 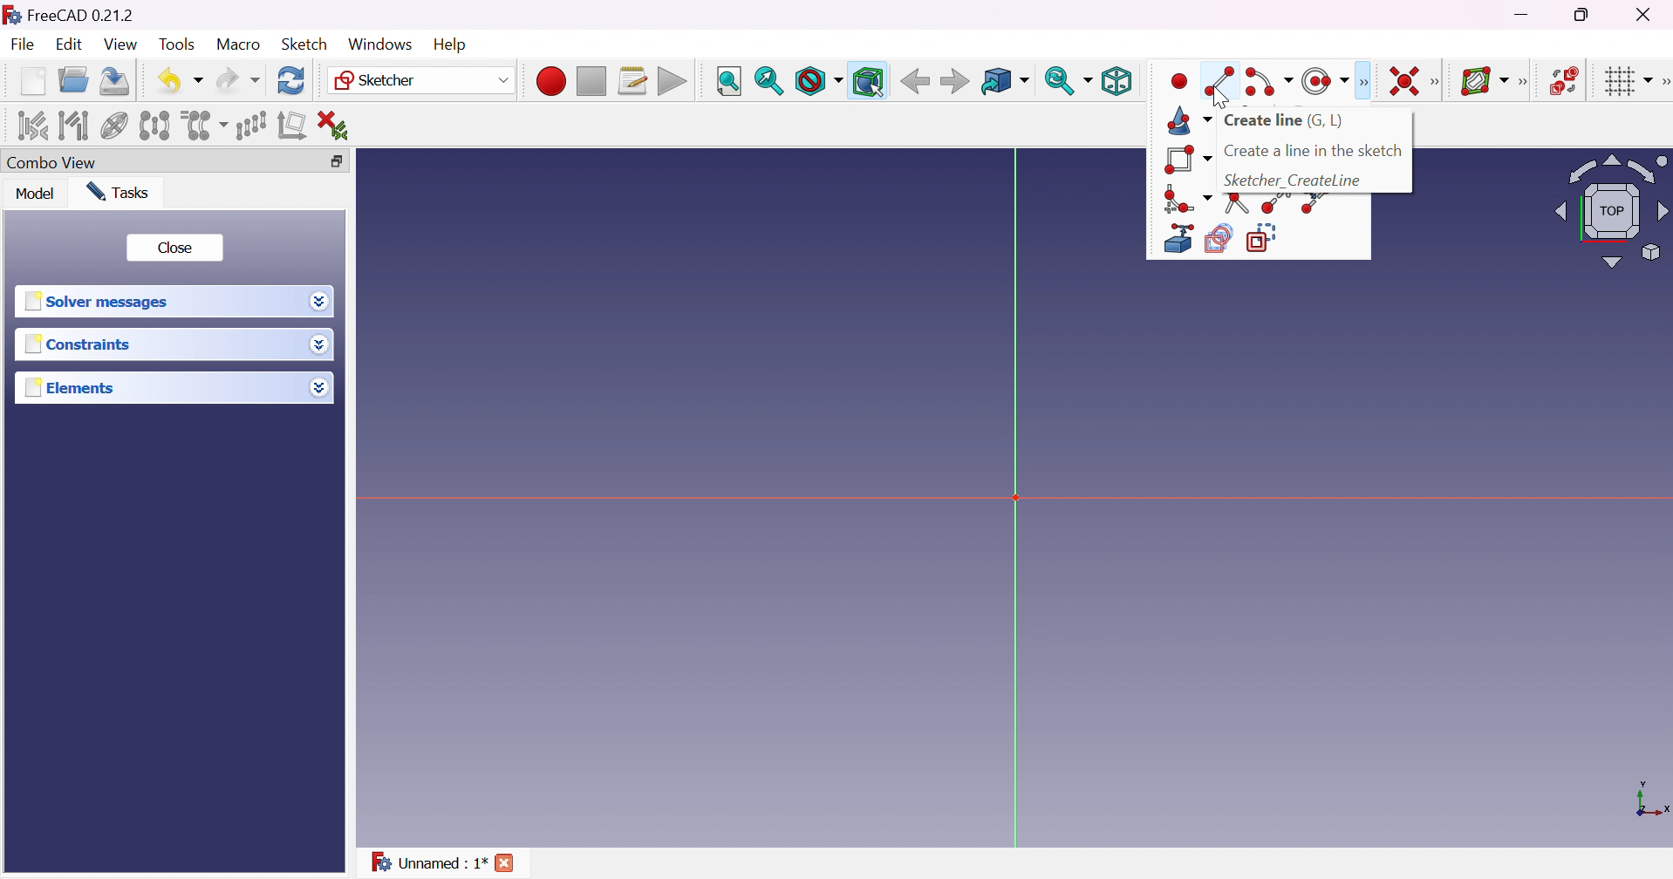 I want to click on Sketcher, so click(x=423, y=82).